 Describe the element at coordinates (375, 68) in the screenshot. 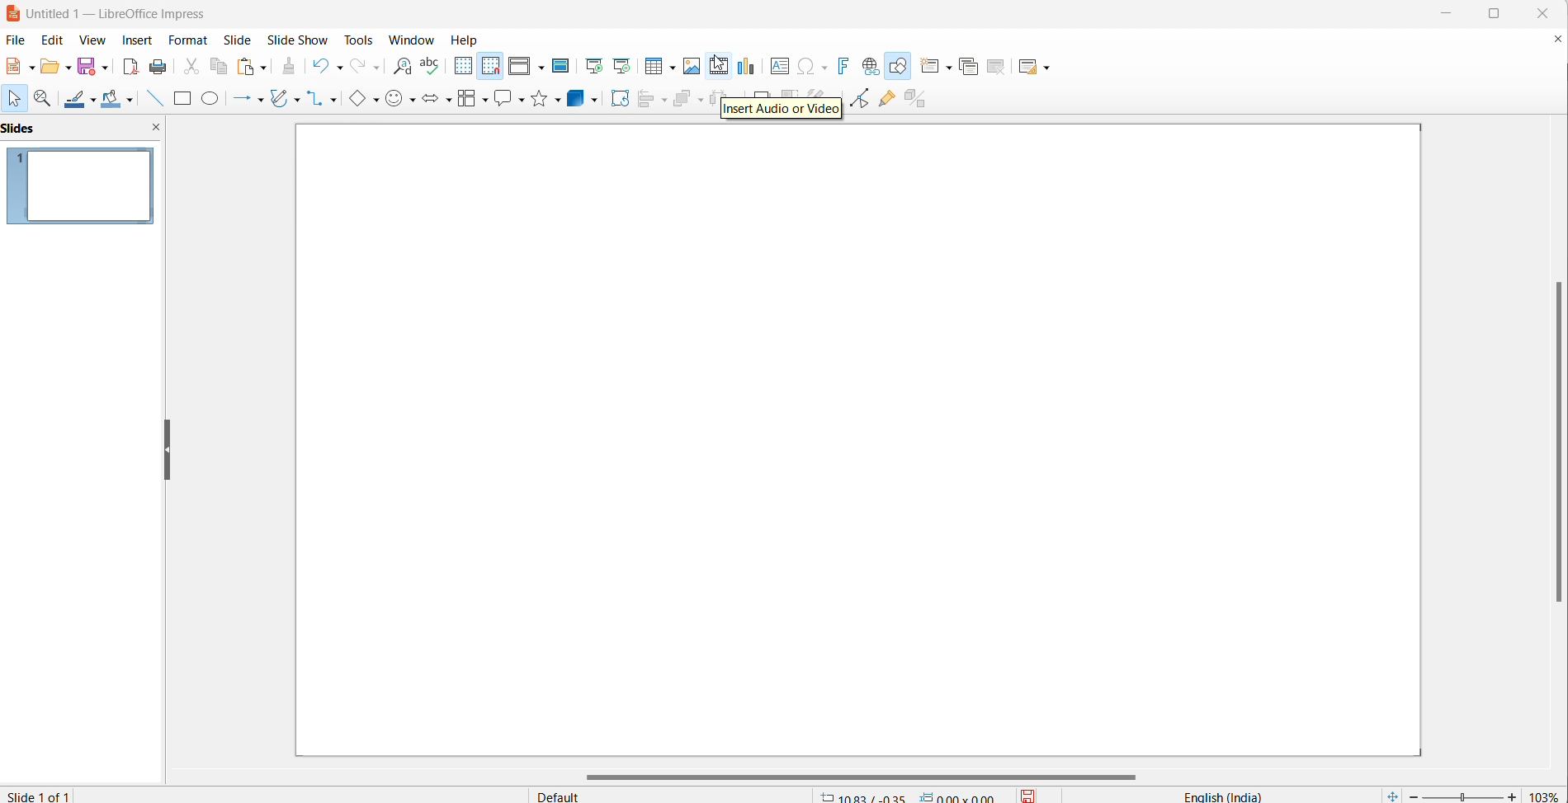

I see `redo options` at that location.